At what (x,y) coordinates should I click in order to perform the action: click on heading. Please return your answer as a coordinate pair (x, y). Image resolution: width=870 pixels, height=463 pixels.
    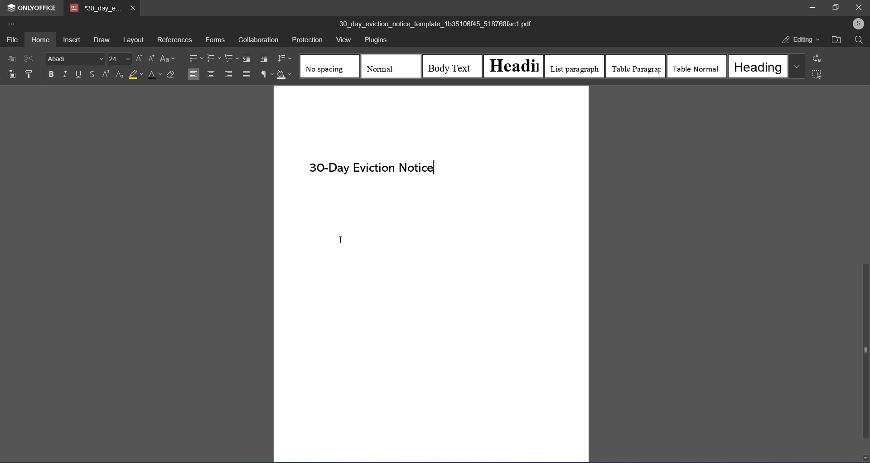
    Looking at the image, I should click on (516, 65).